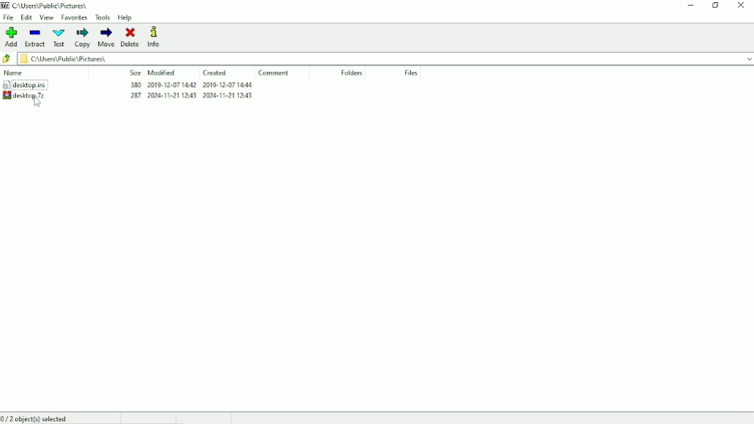  Describe the element at coordinates (742, 6) in the screenshot. I see `Close` at that location.